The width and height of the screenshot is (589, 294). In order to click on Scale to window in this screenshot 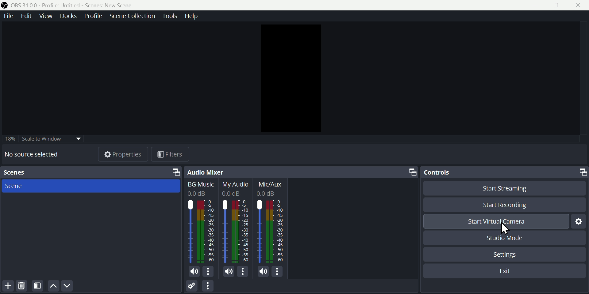, I will do `click(46, 138)`.